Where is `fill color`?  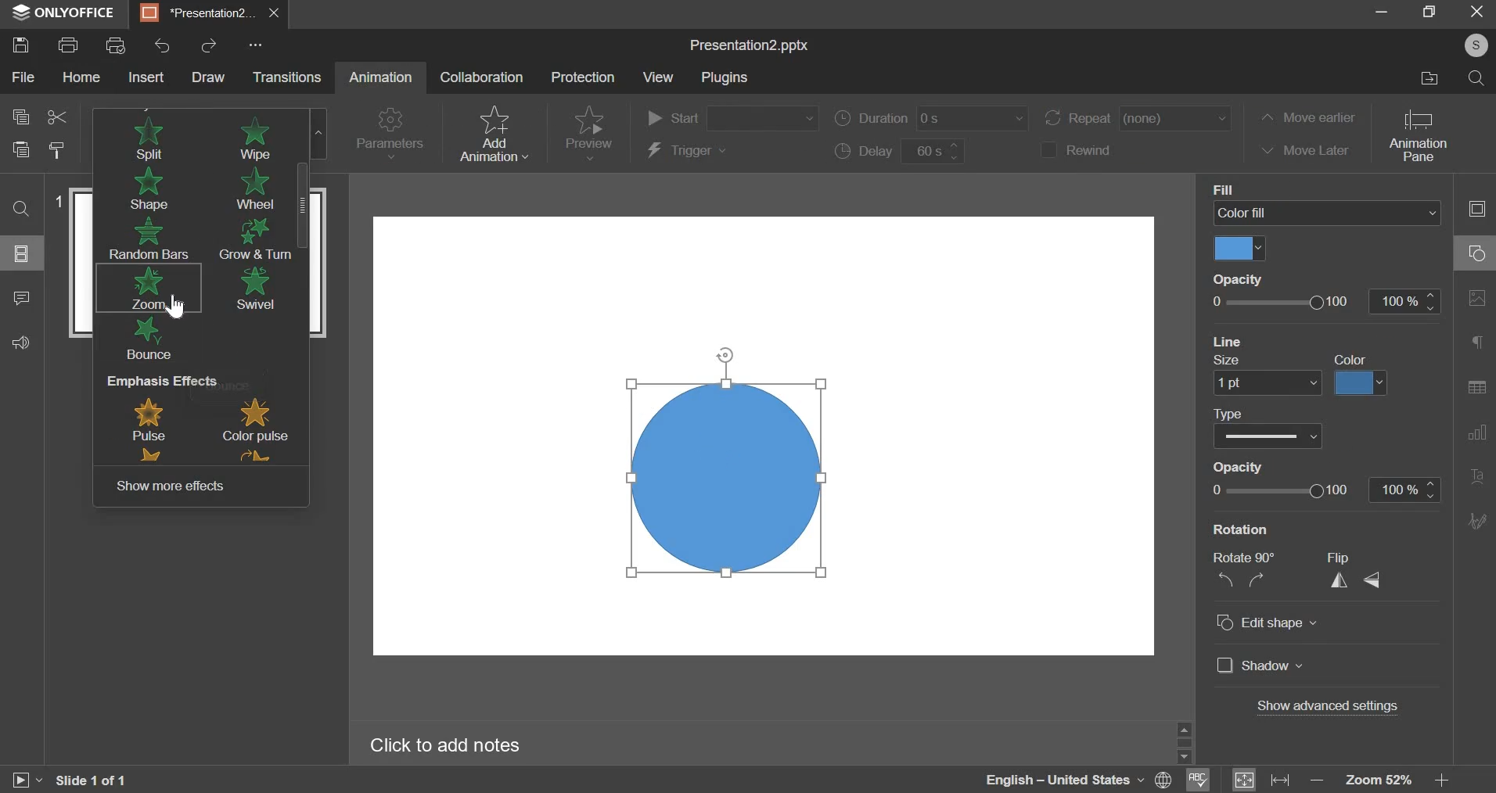 fill color is located at coordinates (1240, 249).